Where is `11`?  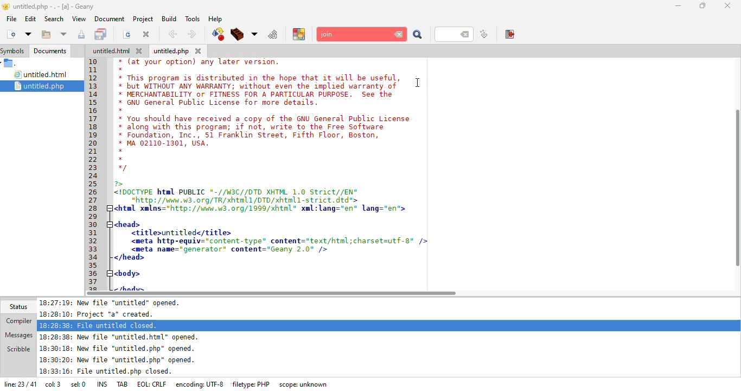
11 is located at coordinates (94, 71).